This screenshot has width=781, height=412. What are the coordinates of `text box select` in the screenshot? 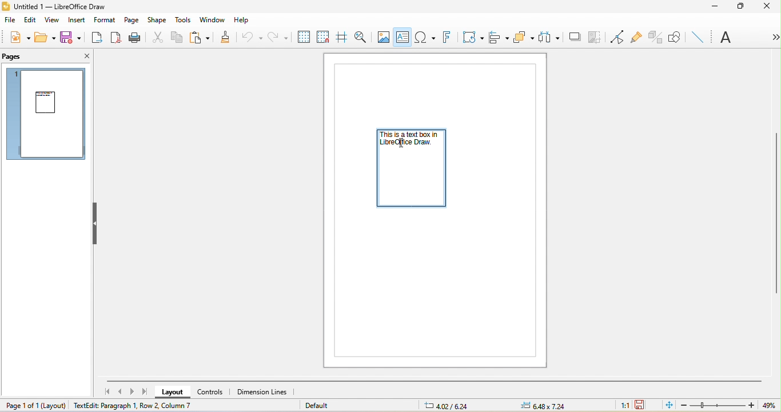 It's located at (412, 169).